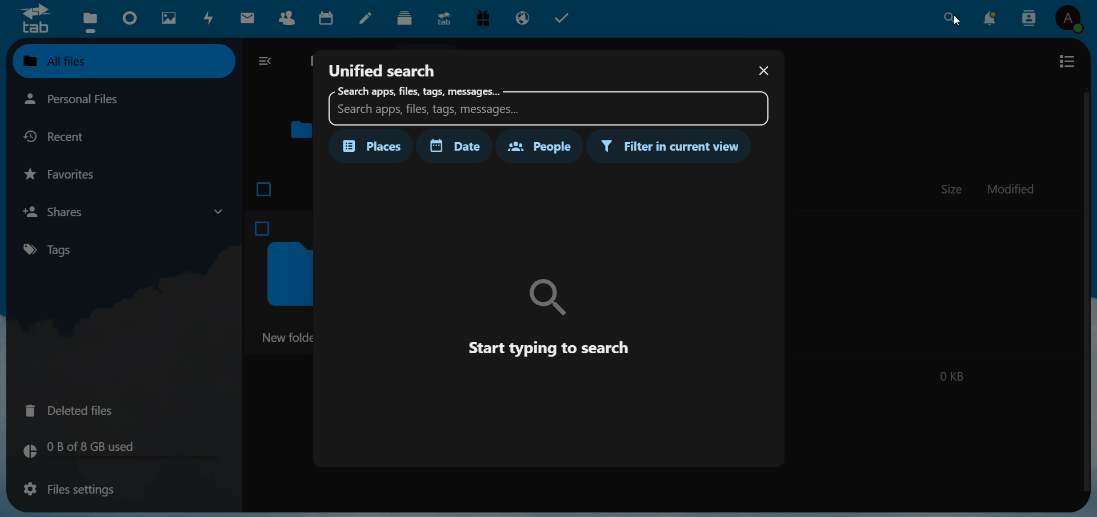 This screenshot has width=1097, height=517. What do you see at coordinates (66, 173) in the screenshot?
I see `favorites` at bounding box center [66, 173].